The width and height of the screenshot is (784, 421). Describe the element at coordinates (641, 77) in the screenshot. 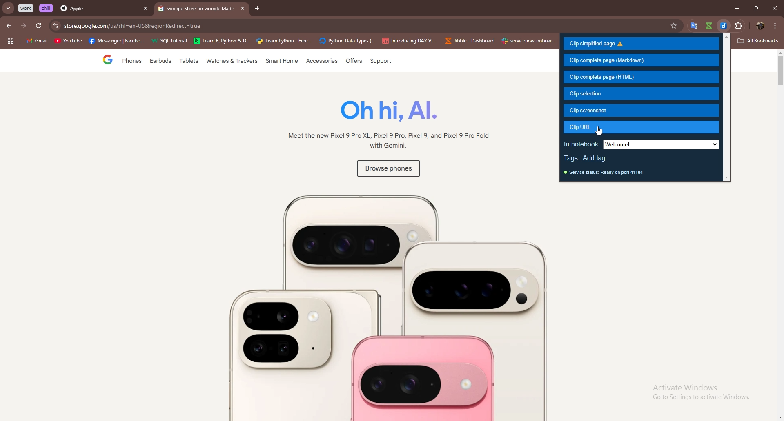

I see `clip complete page (html)` at that location.